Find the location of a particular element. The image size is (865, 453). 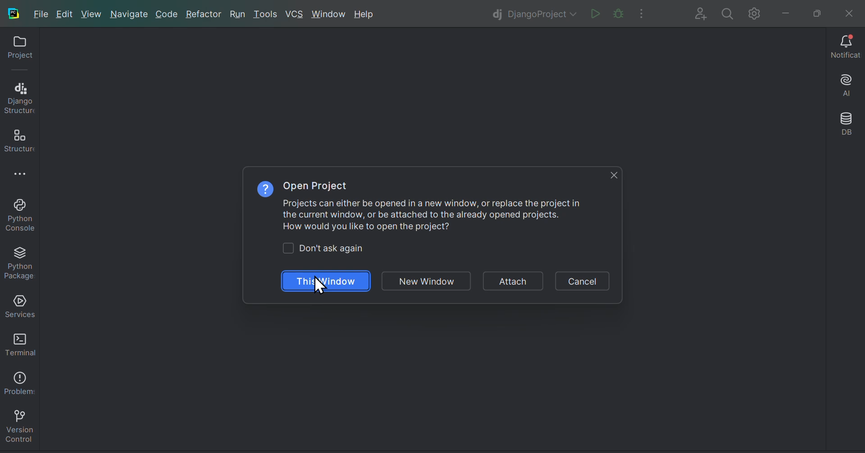

search is located at coordinates (725, 12).